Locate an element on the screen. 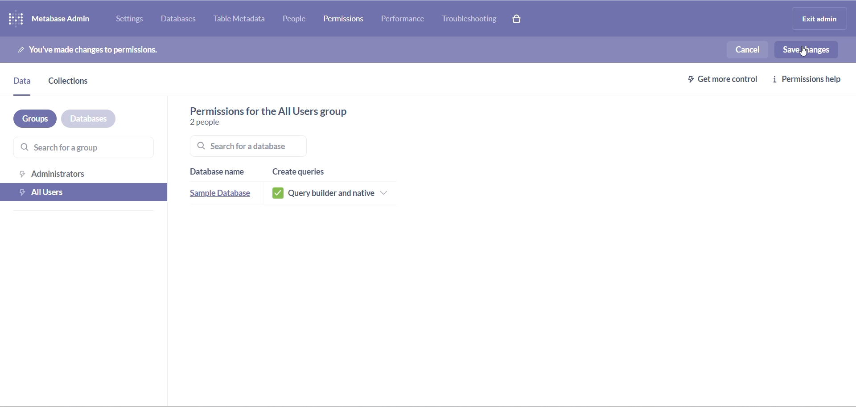 The image size is (856, 407). cursor is located at coordinates (803, 53).